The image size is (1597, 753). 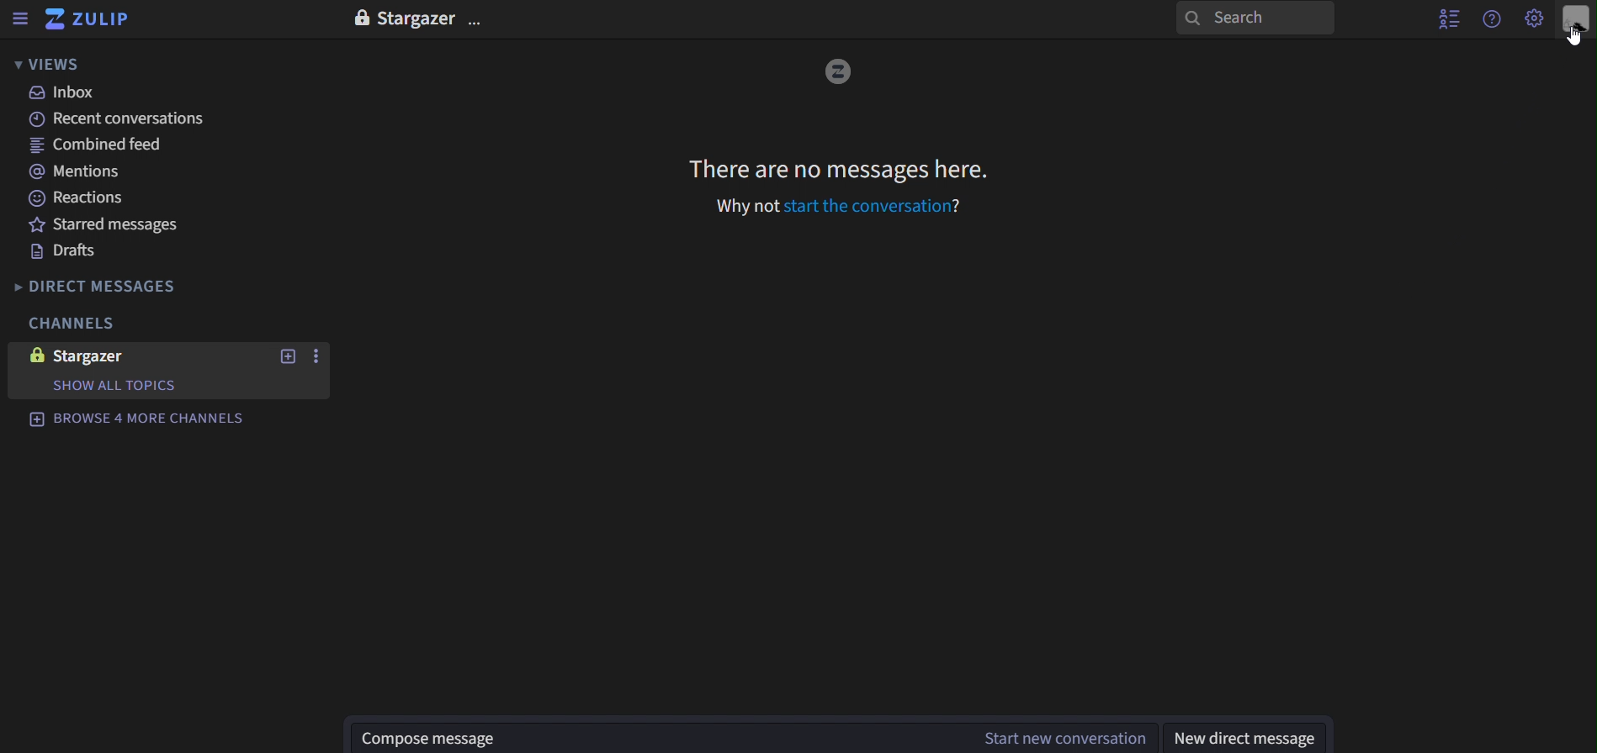 What do you see at coordinates (1262, 19) in the screenshot?
I see `search` at bounding box center [1262, 19].